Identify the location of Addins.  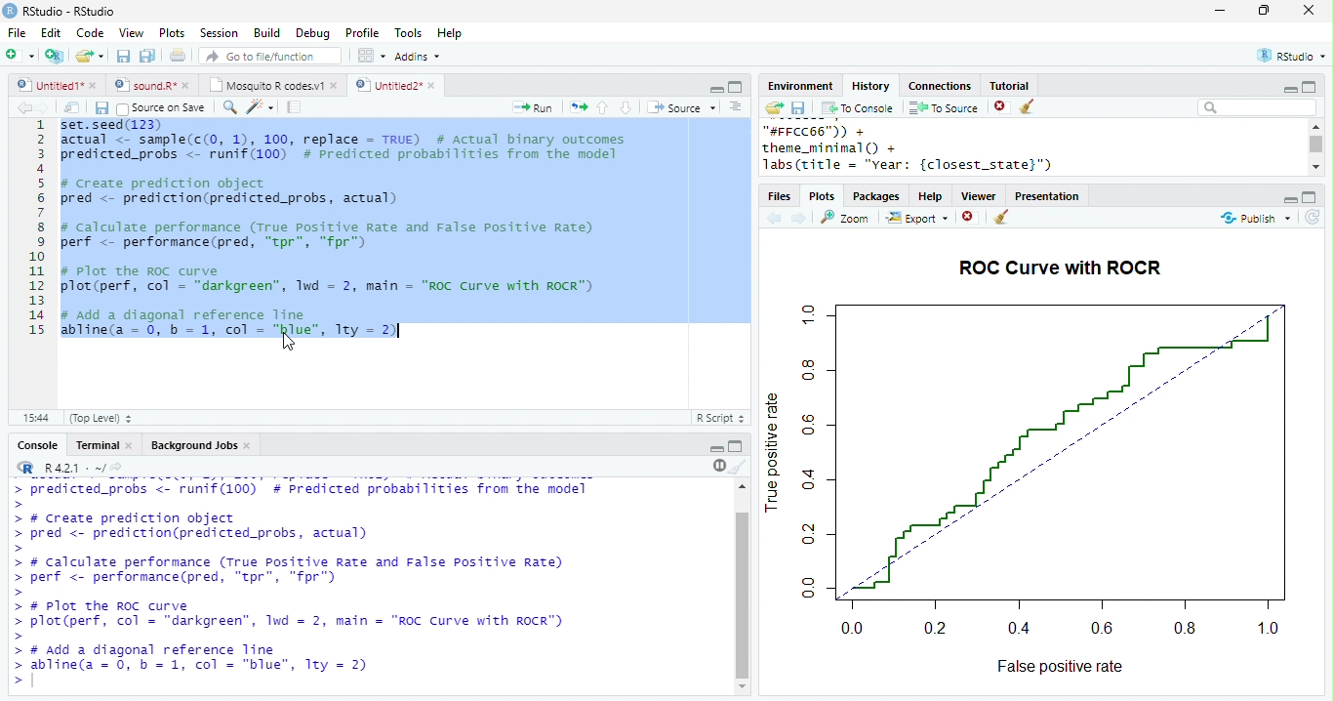
(418, 57).